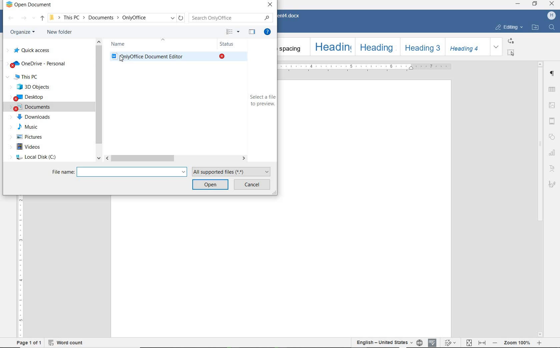  I want to click on backward, so click(10, 18).